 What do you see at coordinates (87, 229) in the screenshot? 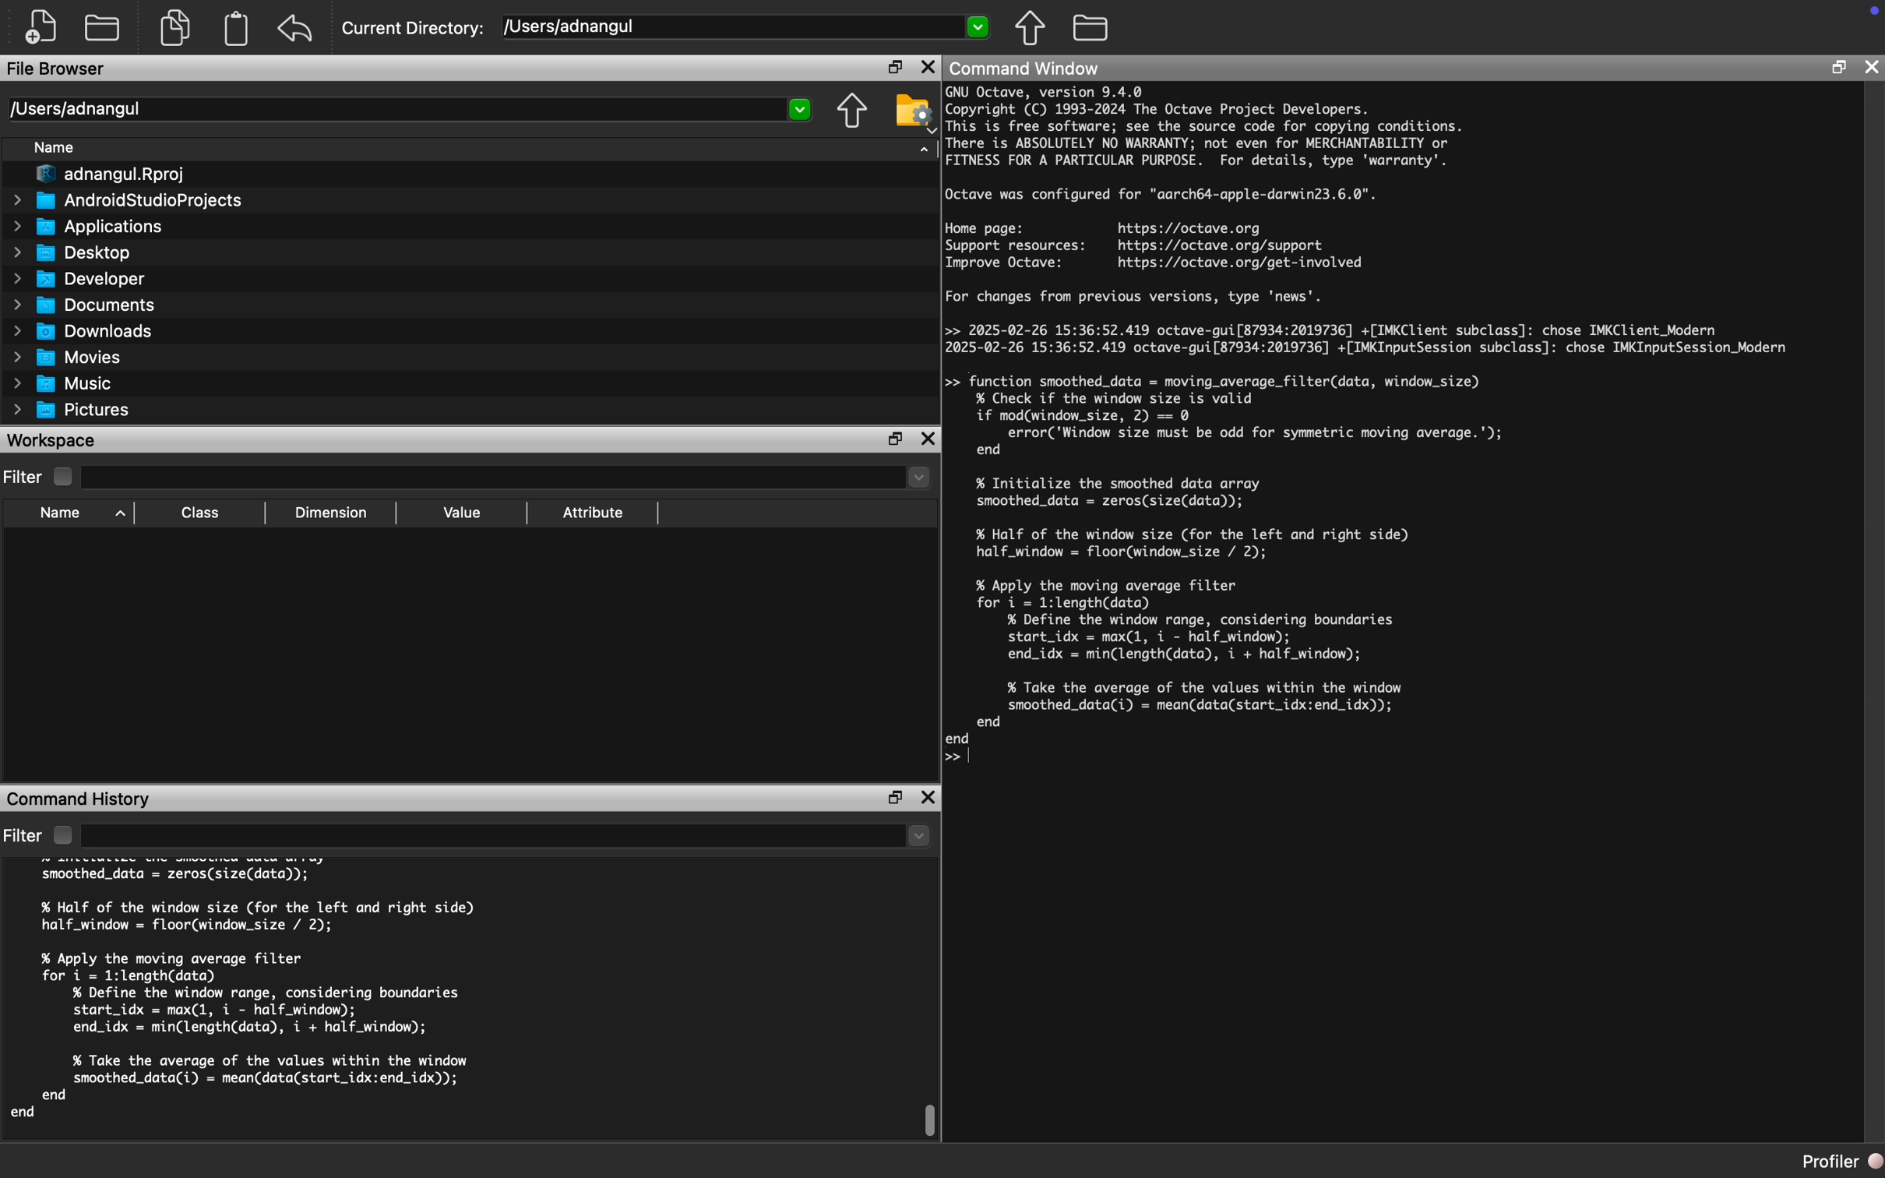
I see `Applications` at bounding box center [87, 229].